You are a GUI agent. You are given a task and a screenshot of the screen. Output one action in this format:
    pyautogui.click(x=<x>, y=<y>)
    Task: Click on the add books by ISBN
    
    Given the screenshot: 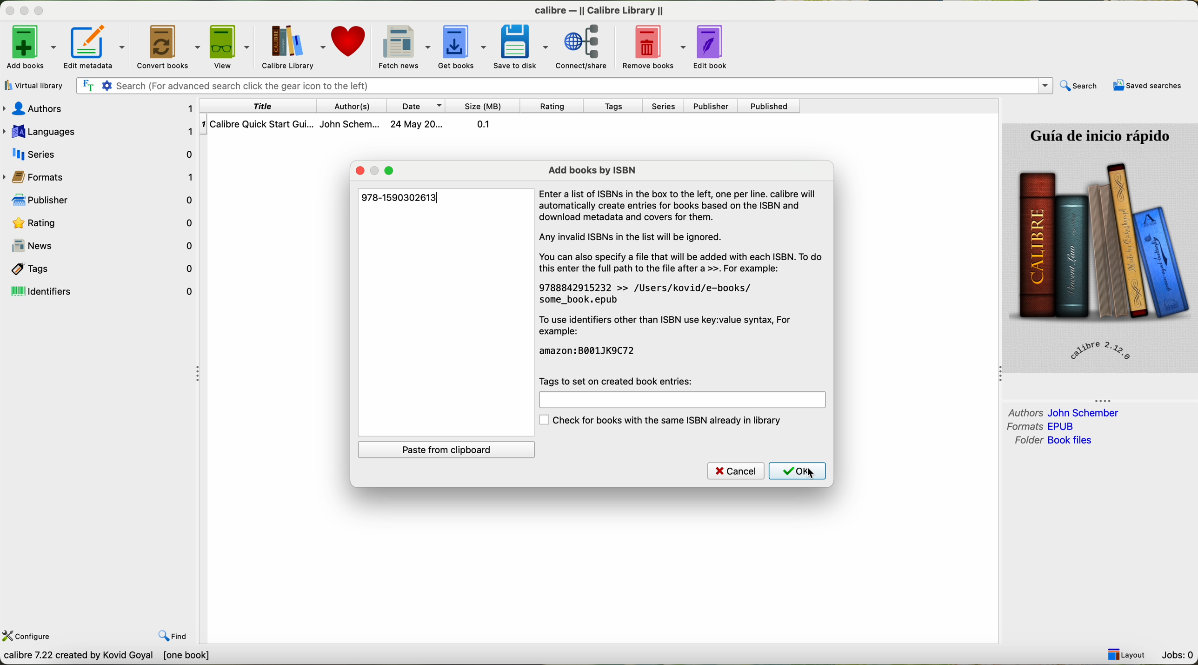 What is the action you would take?
    pyautogui.click(x=592, y=168)
    